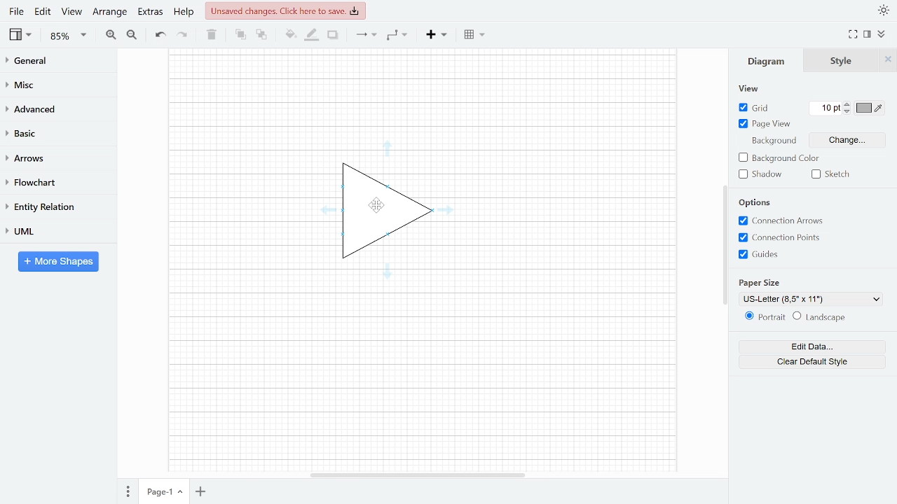  I want to click on To front, so click(240, 34).